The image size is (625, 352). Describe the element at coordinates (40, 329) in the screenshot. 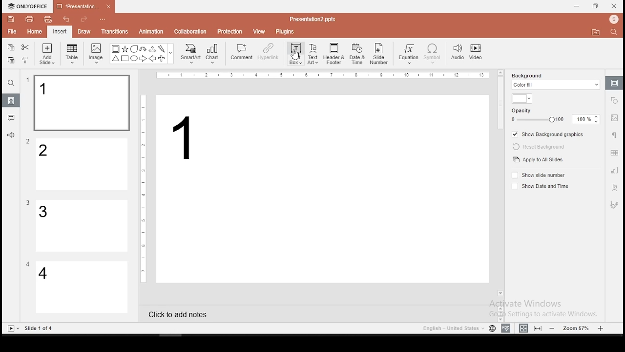

I see `` at that location.